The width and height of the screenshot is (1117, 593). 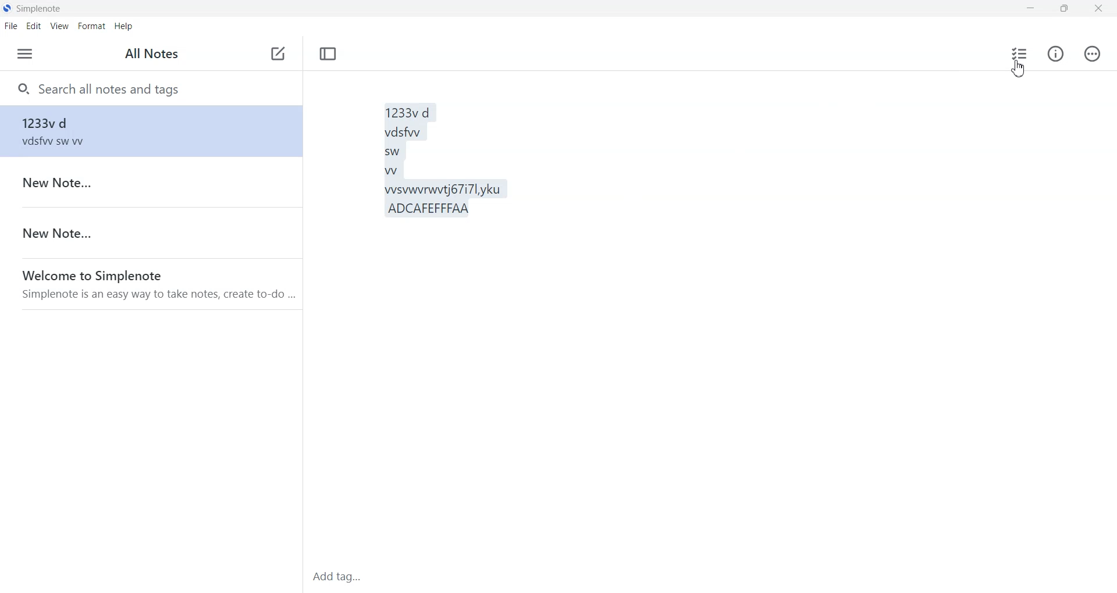 I want to click on Format, so click(x=92, y=26).